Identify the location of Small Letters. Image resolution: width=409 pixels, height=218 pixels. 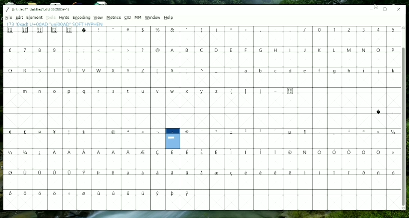
(319, 71).